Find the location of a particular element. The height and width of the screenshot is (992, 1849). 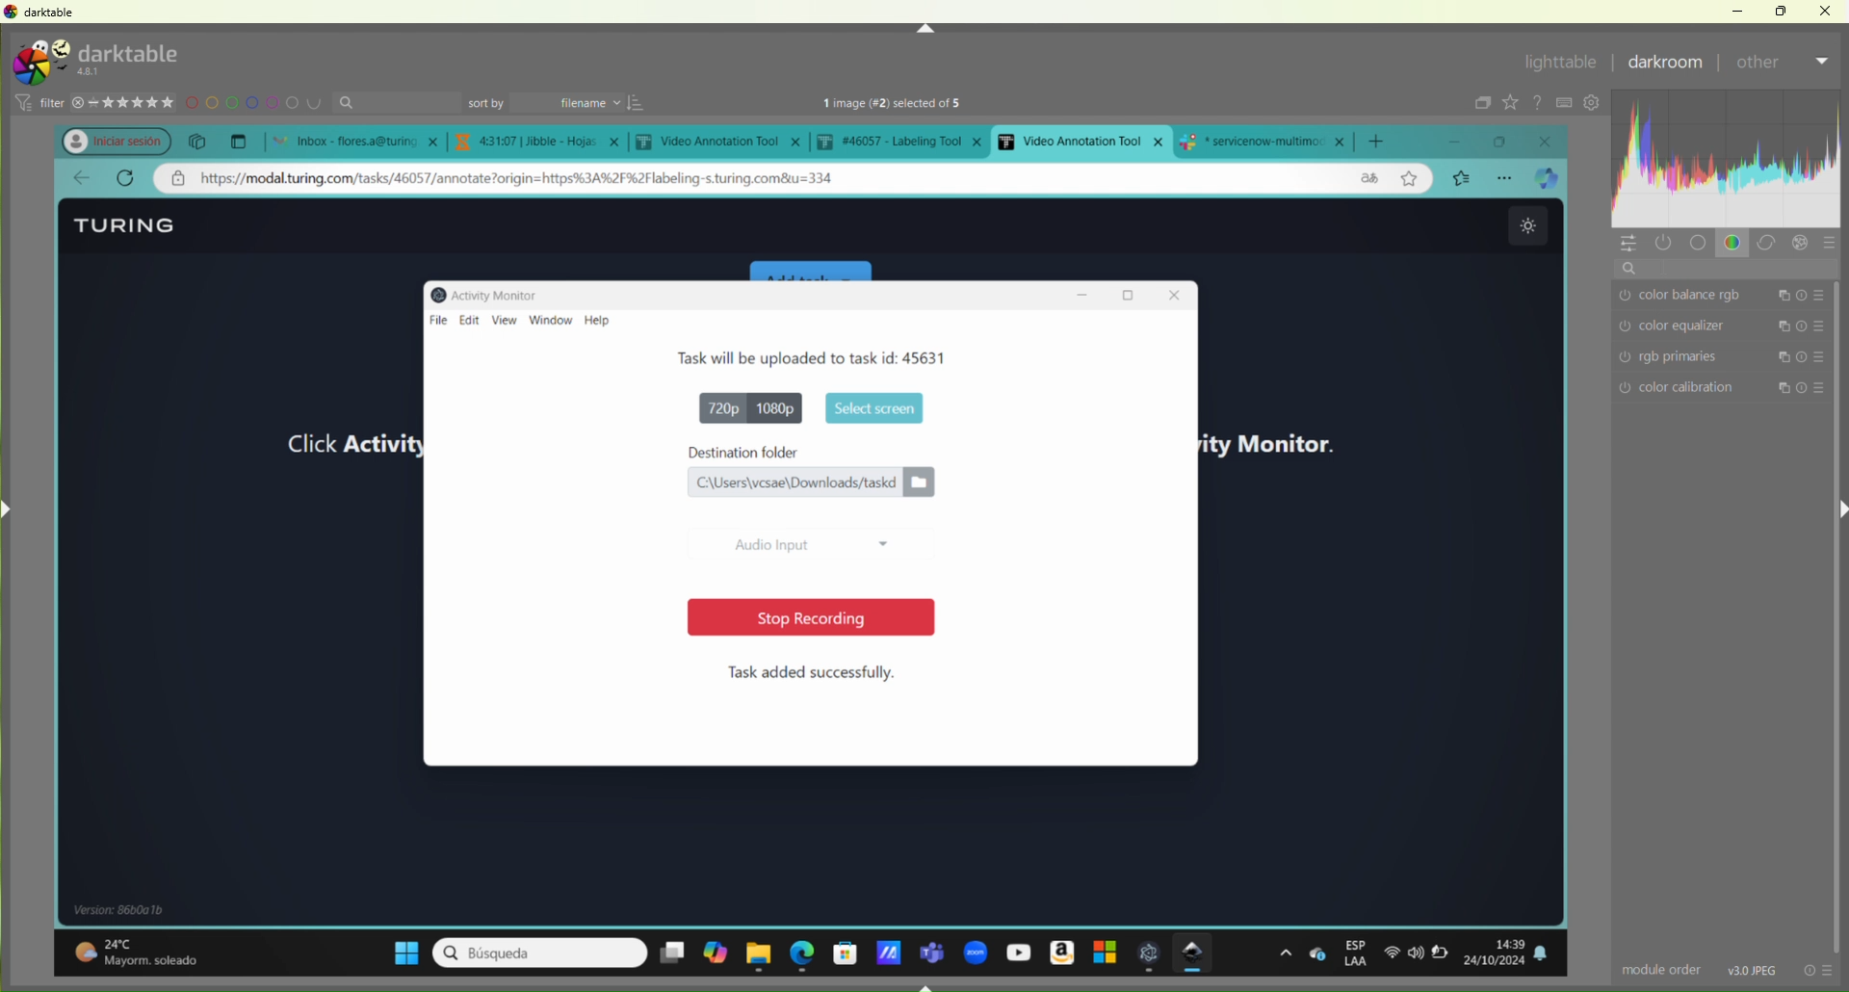

Task added successfully is located at coordinates (813, 672).